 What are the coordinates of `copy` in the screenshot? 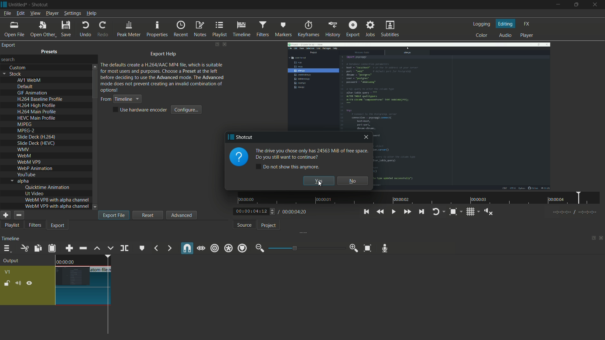 It's located at (37, 248).